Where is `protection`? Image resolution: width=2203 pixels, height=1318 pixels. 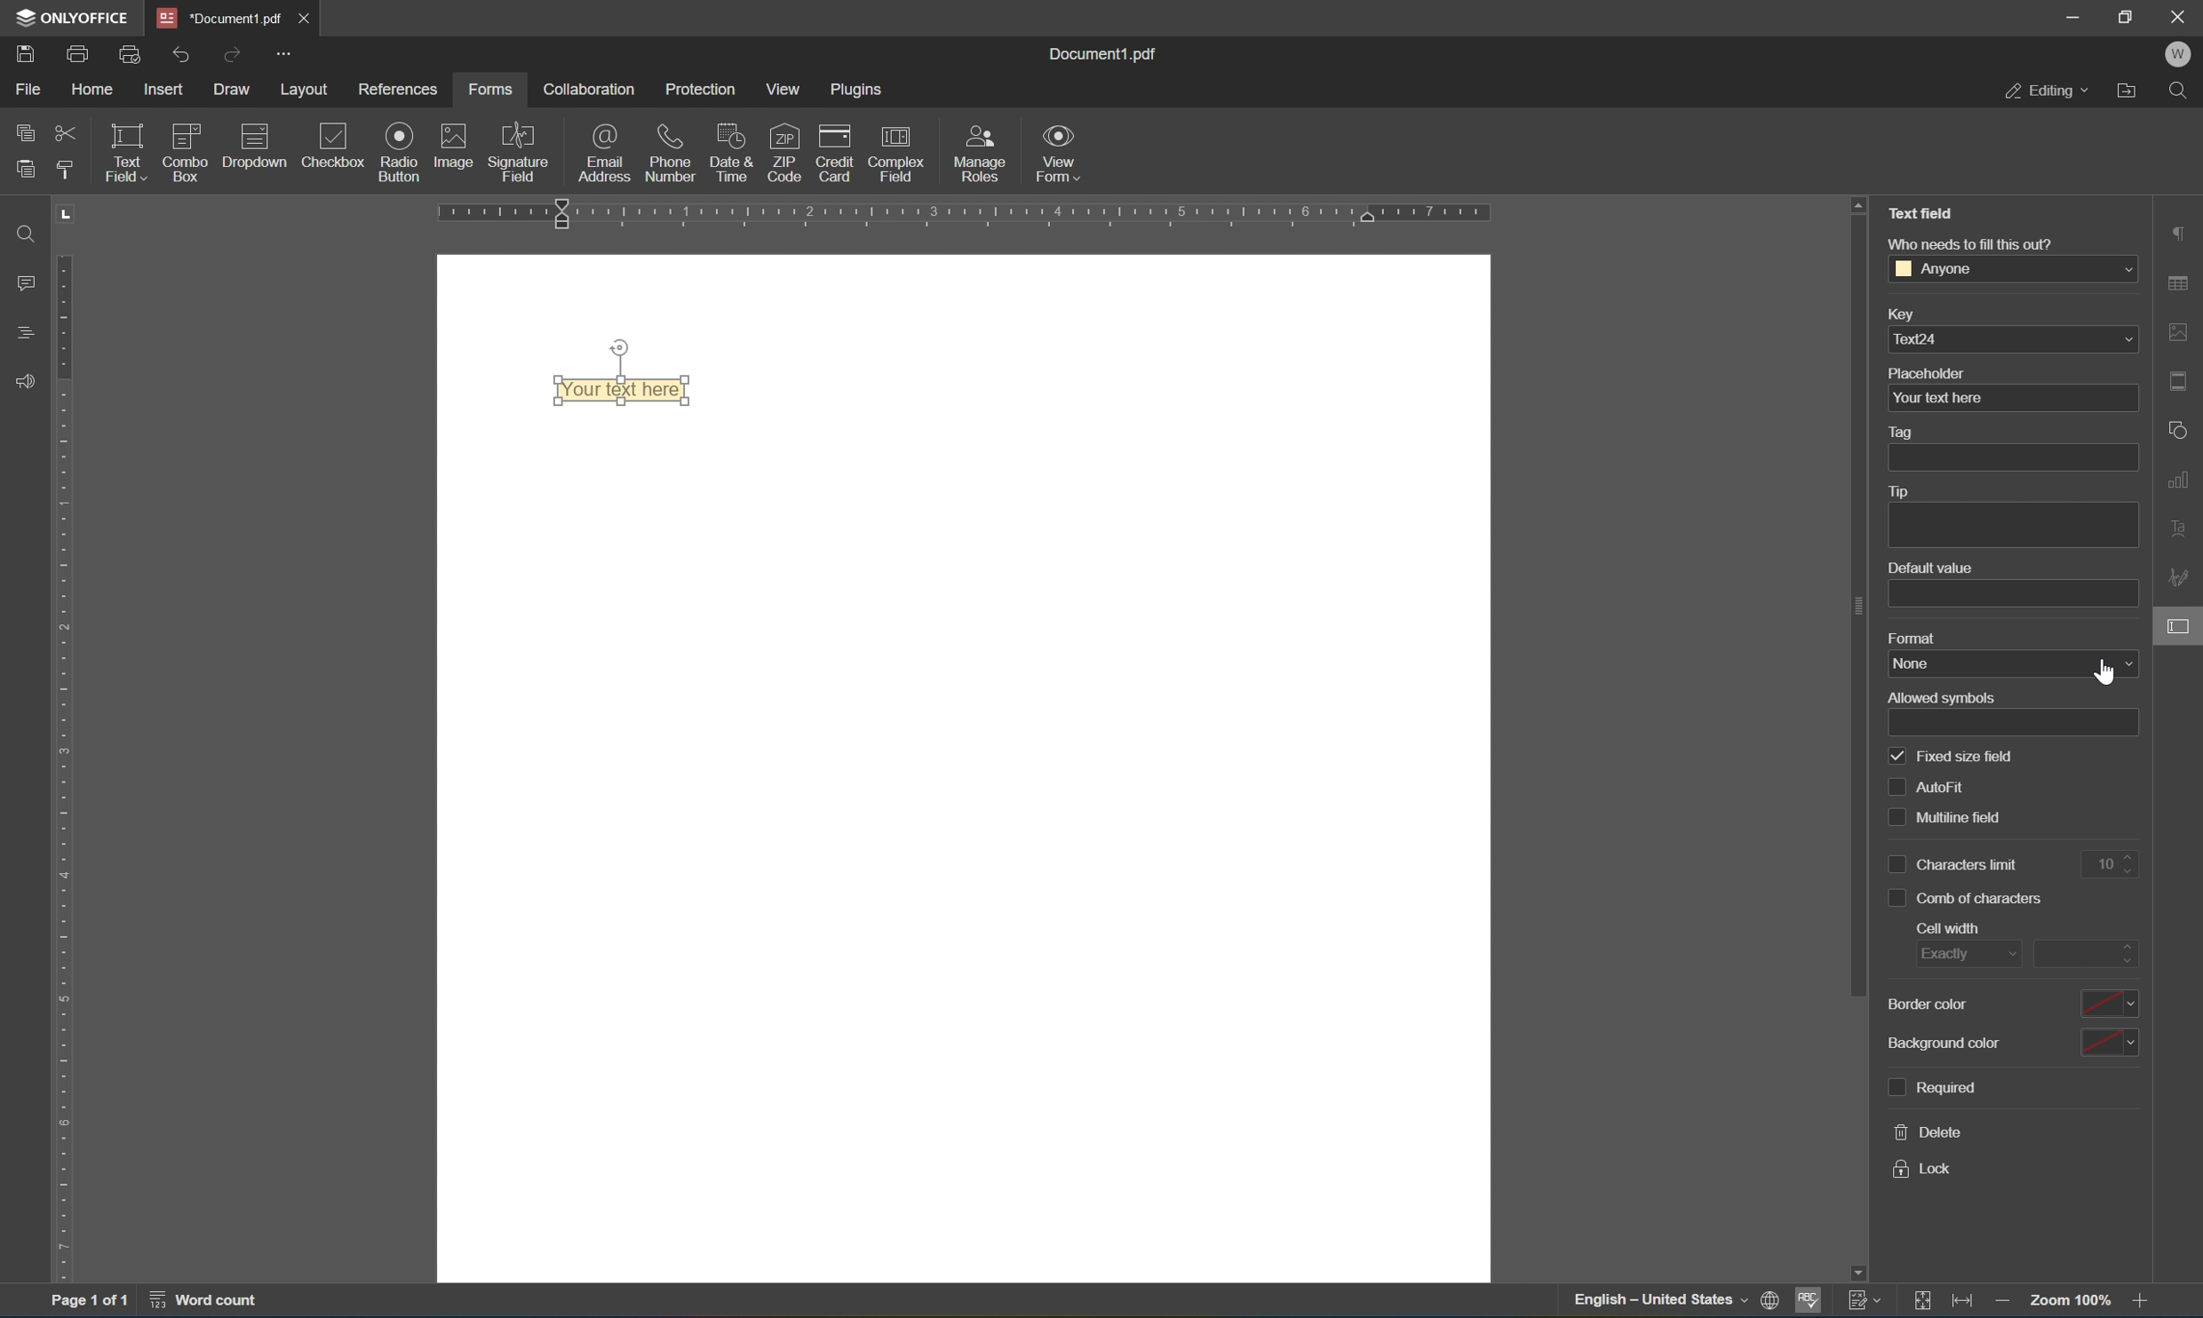 protection is located at coordinates (702, 89).